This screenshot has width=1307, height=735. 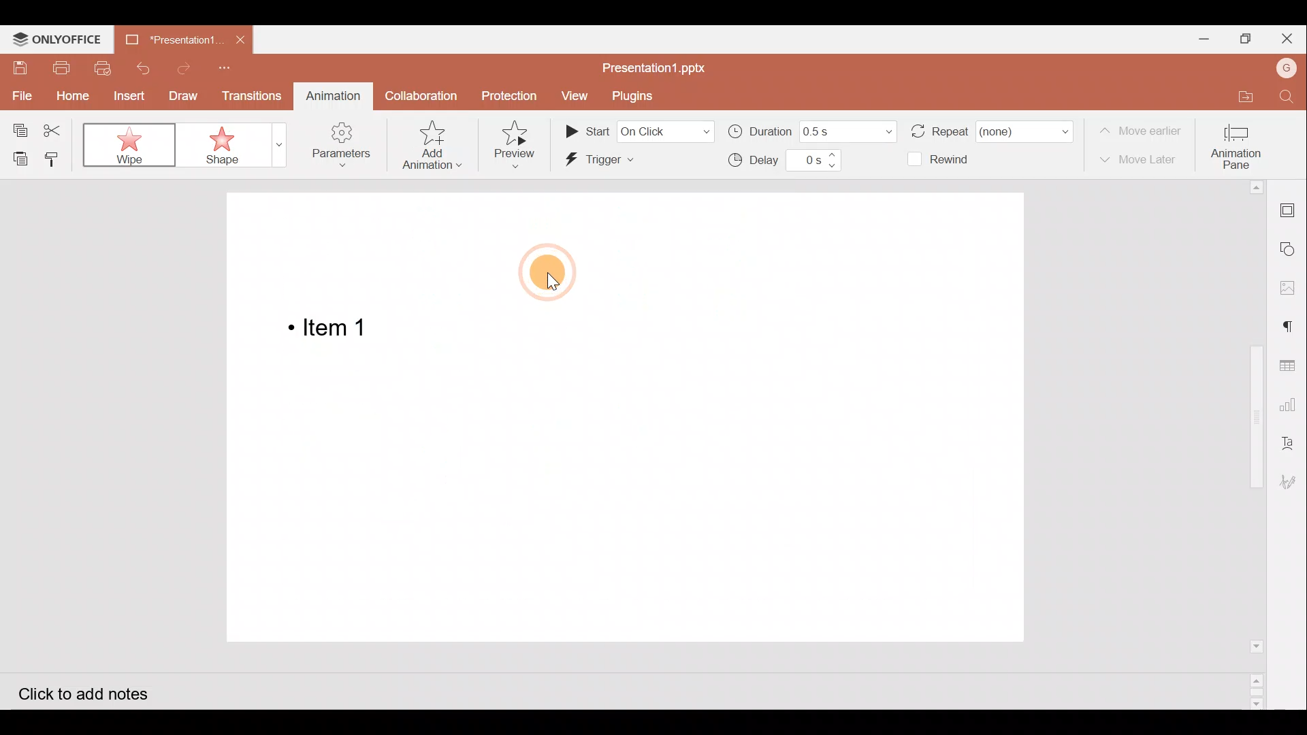 What do you see at coordinates (54, 129) in the screenshot?
I see `Cut` at bounding box center [54, 129].